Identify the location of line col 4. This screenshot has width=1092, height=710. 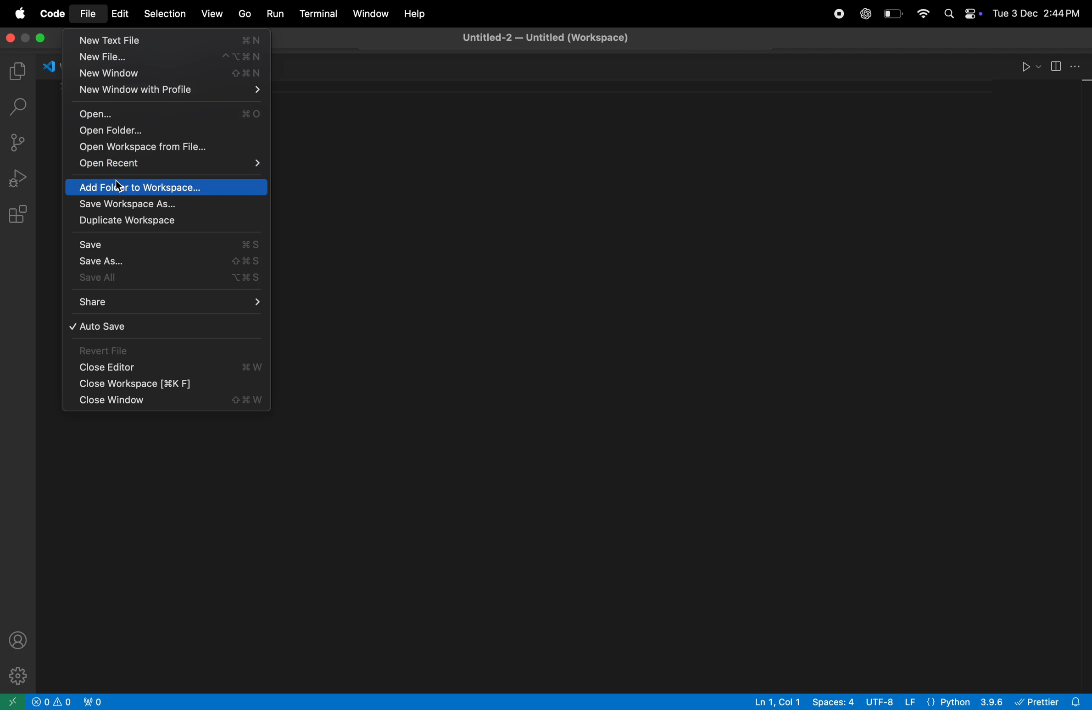
(780, 702).